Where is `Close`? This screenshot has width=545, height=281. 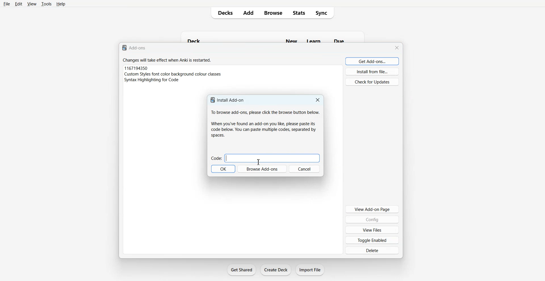
Close is located at coordinates (318, 100).